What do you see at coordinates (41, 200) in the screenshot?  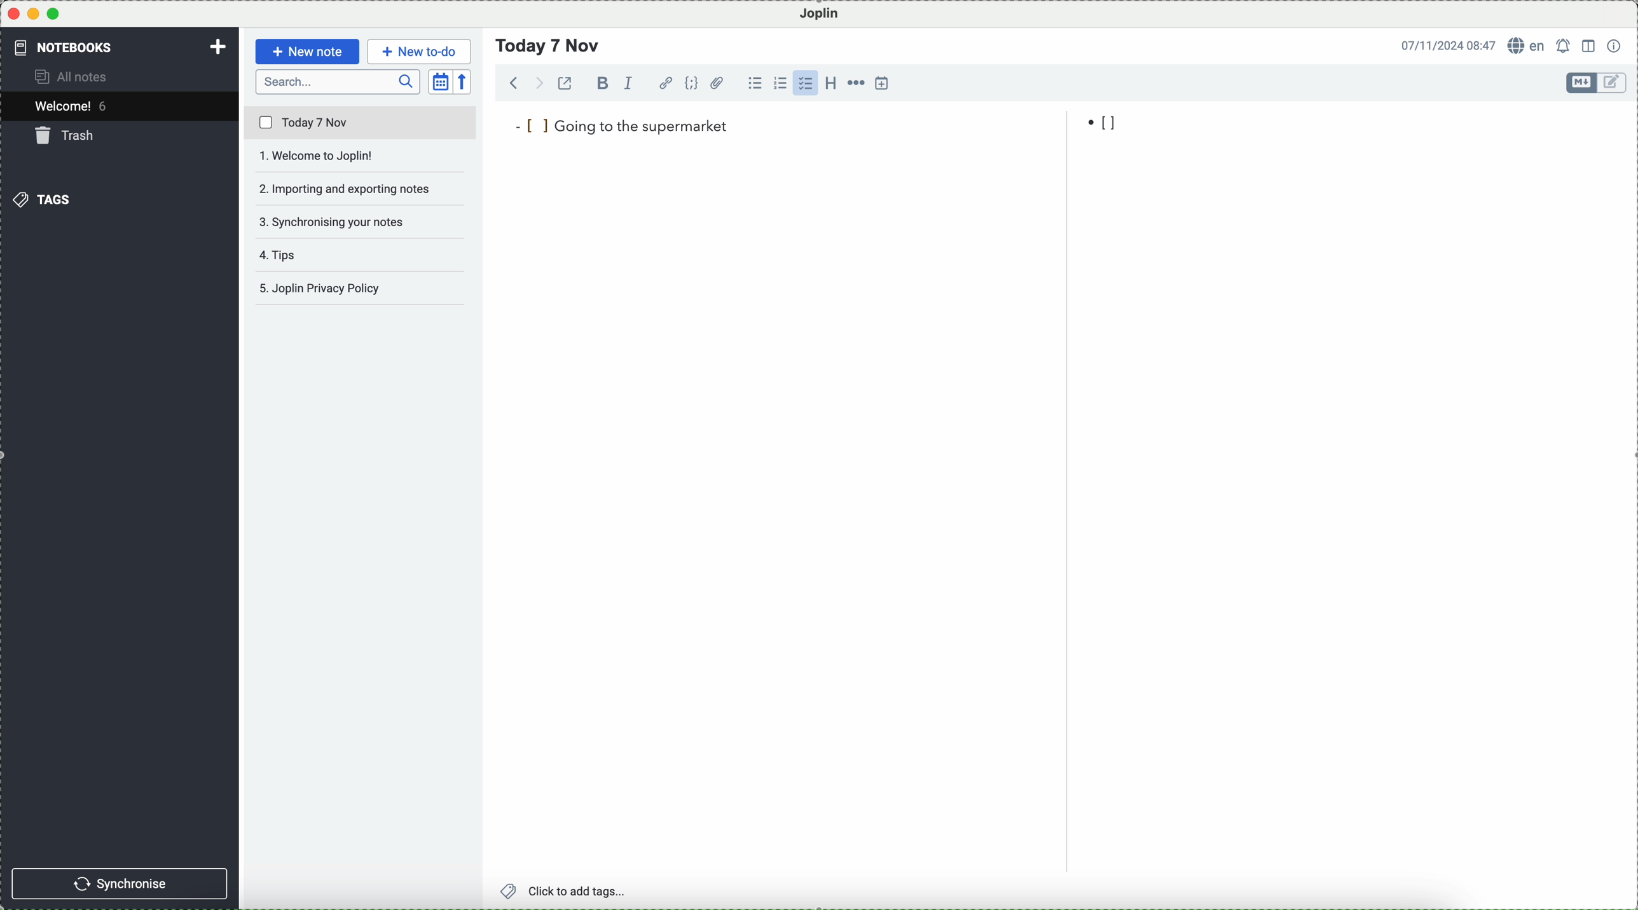 I see `tags` at bounding box center [41, 200].